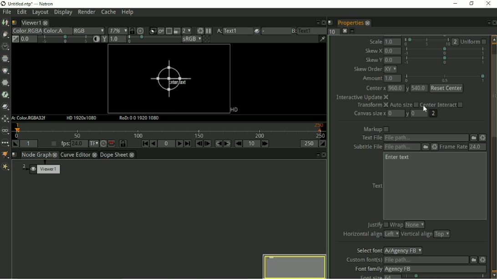 This screenshot has height=279, width=497. Describe the element at coordinates (112, 144) in the screenshot. I see `Behaviour` at that location.